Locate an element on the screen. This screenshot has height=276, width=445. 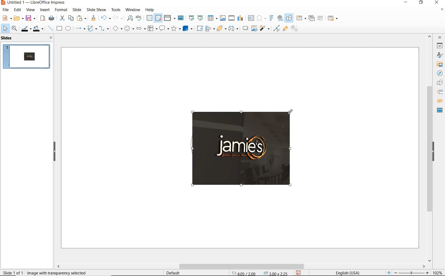
slide 1 is located at coordinates (27, 57).